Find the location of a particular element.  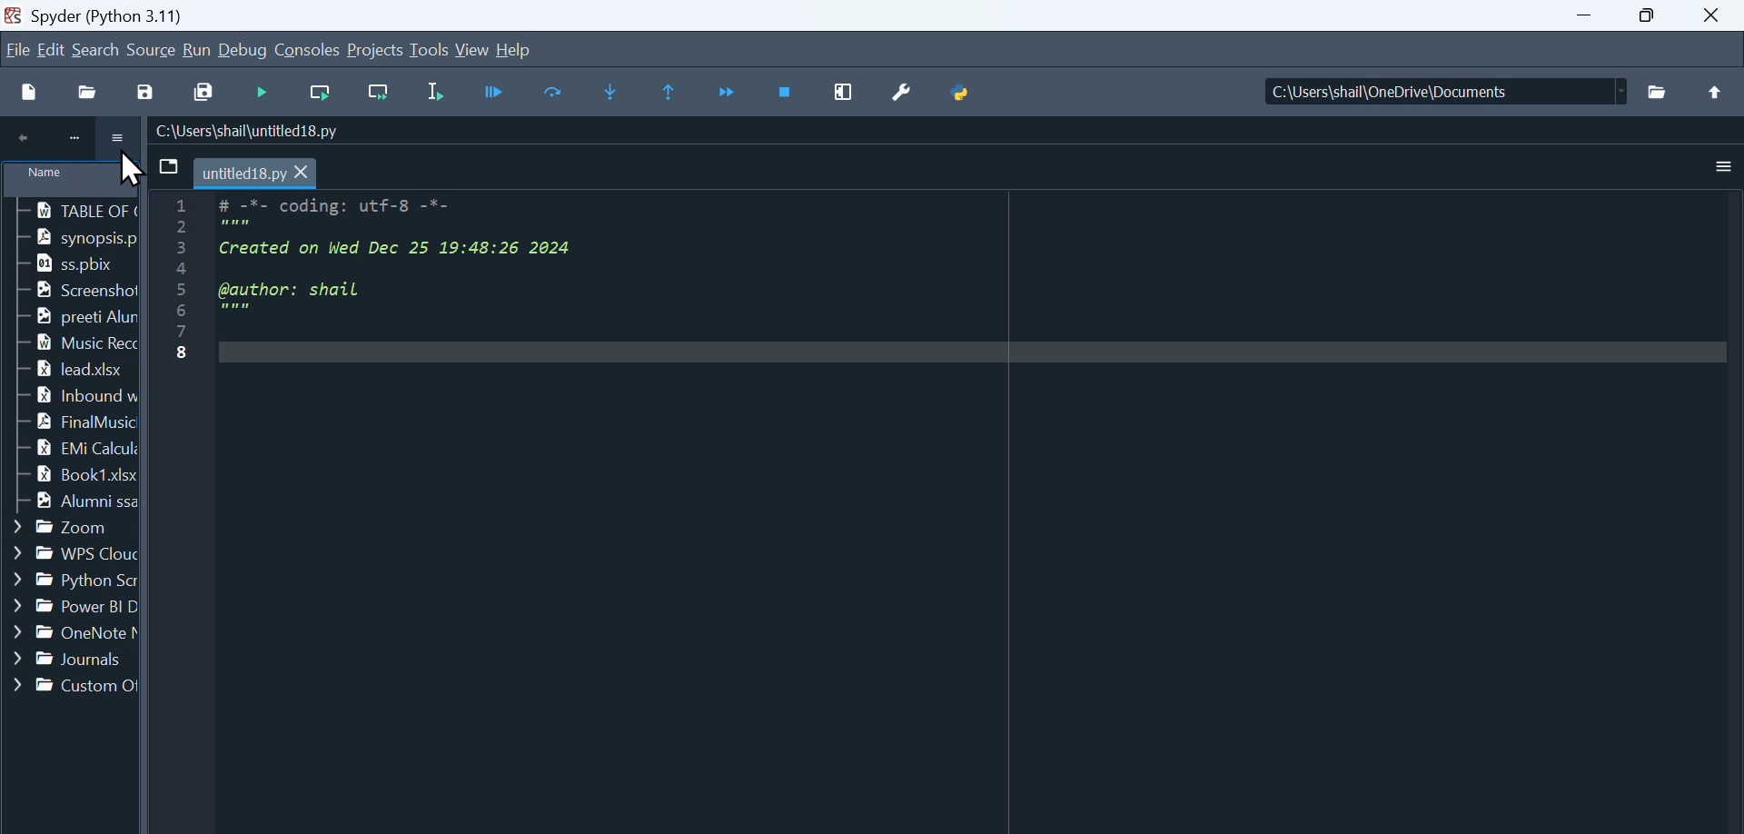

untitled18.py is located at coordinates (258, 172).